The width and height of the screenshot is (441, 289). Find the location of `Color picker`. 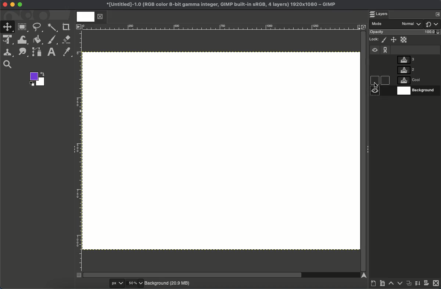

Color picker is located at coordinates (68, 52).